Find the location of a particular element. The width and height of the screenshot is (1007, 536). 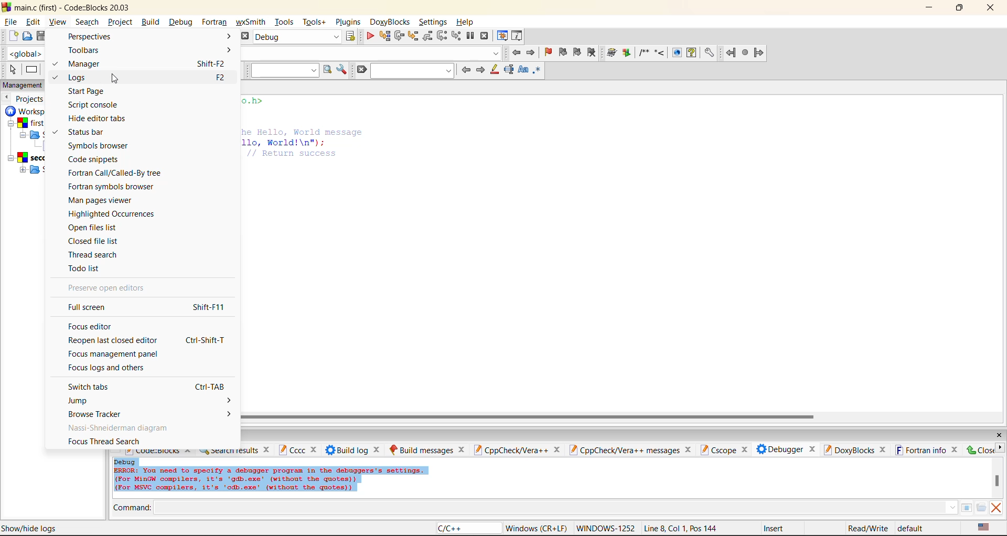

break debugger is located at coordinates (470, 36).